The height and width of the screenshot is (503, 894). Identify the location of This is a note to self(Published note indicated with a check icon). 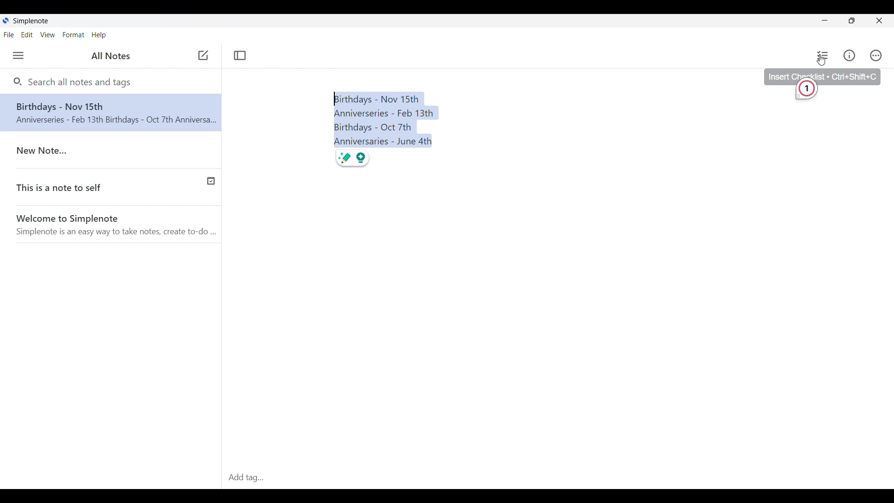
(111, 189).